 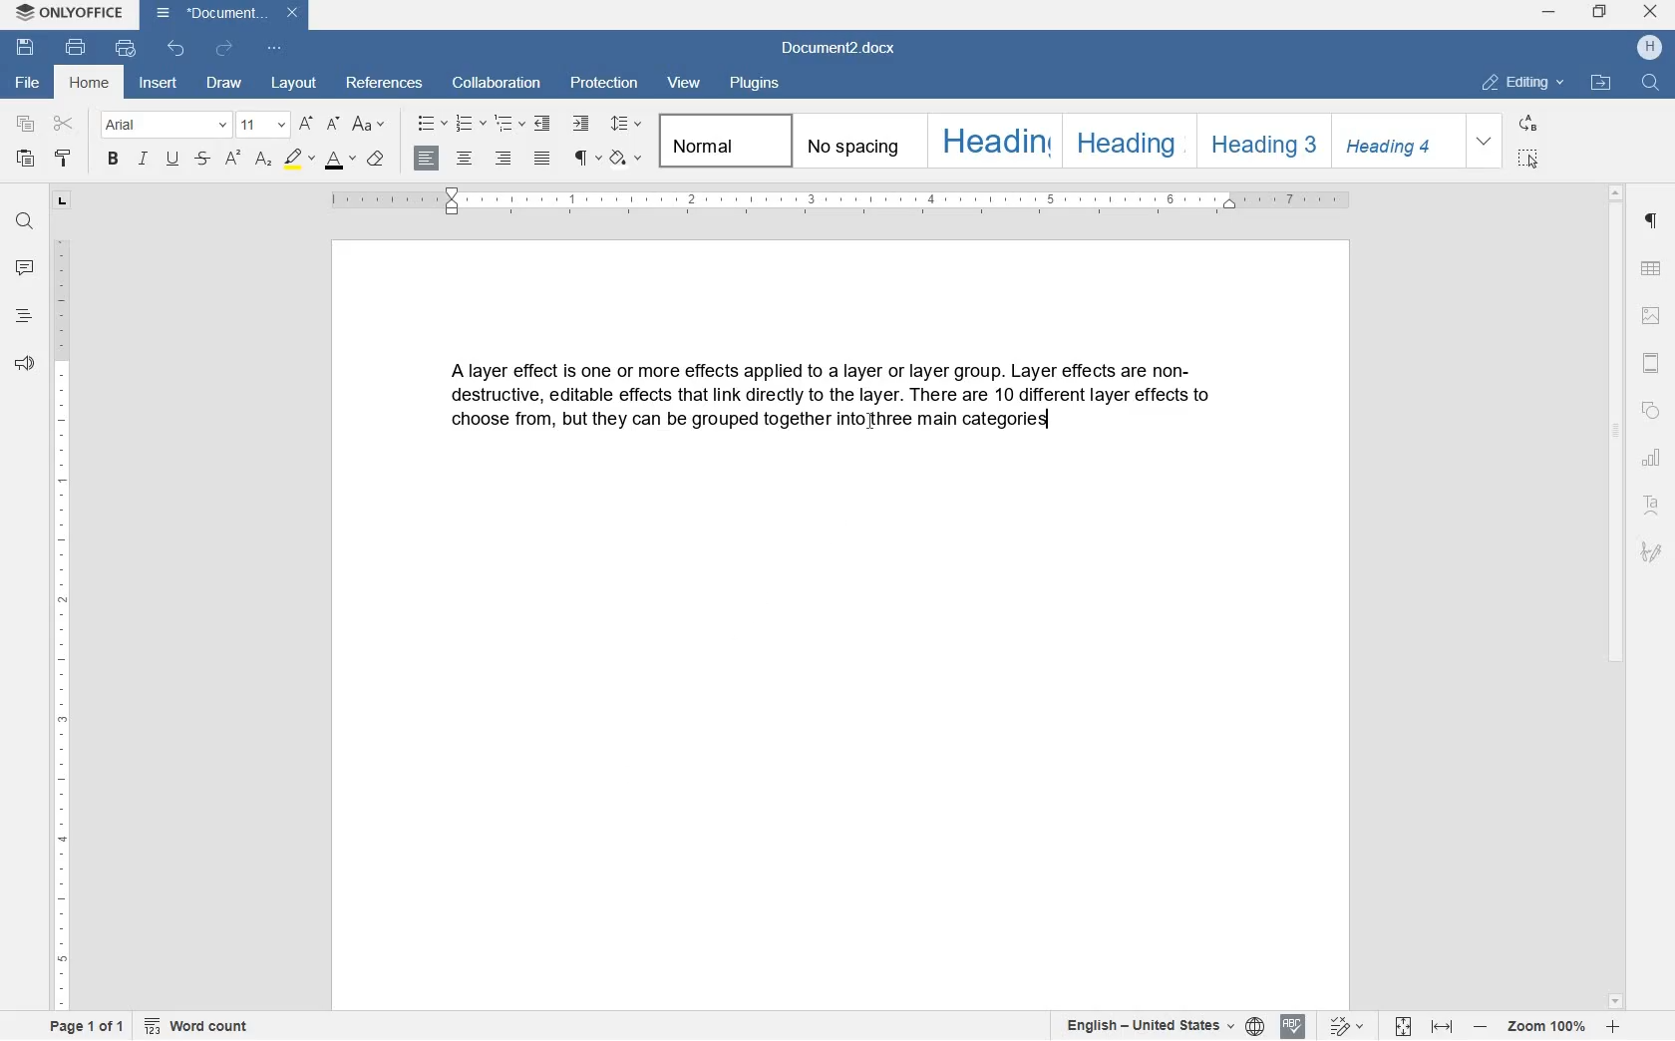 I want to click on replace, so click(x=1529, y=125).